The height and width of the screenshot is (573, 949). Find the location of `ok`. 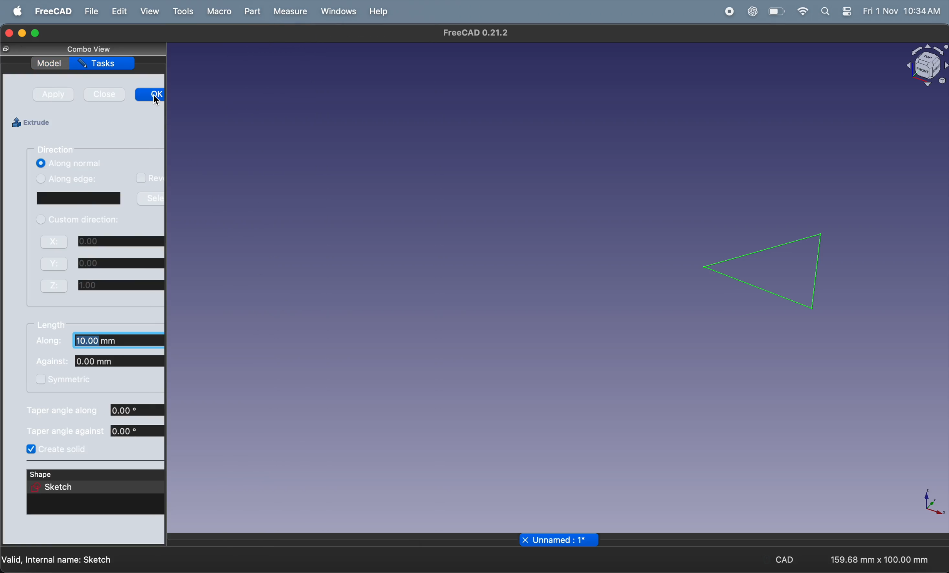

ok is located at coordinates (152, 94).